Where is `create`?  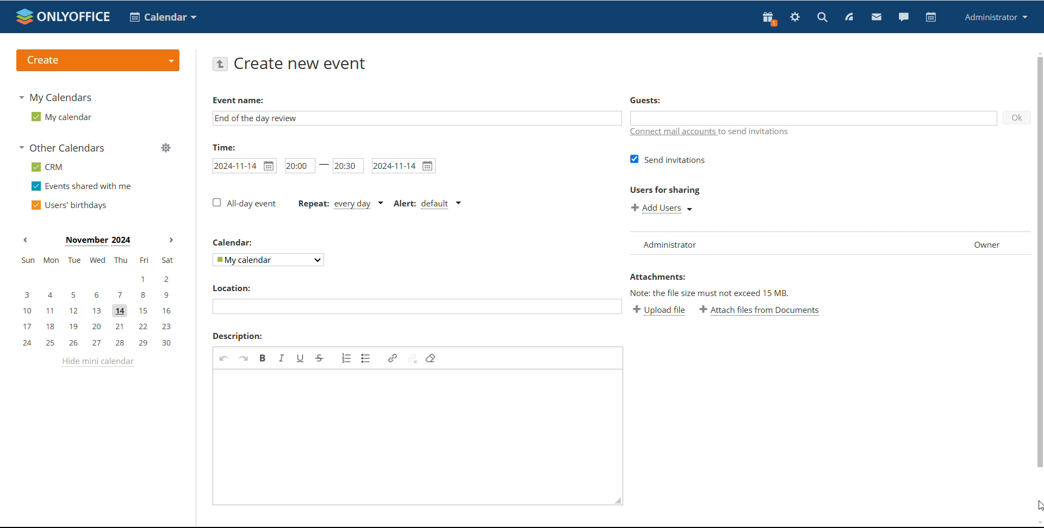
create is located at coordinates (98, 61).